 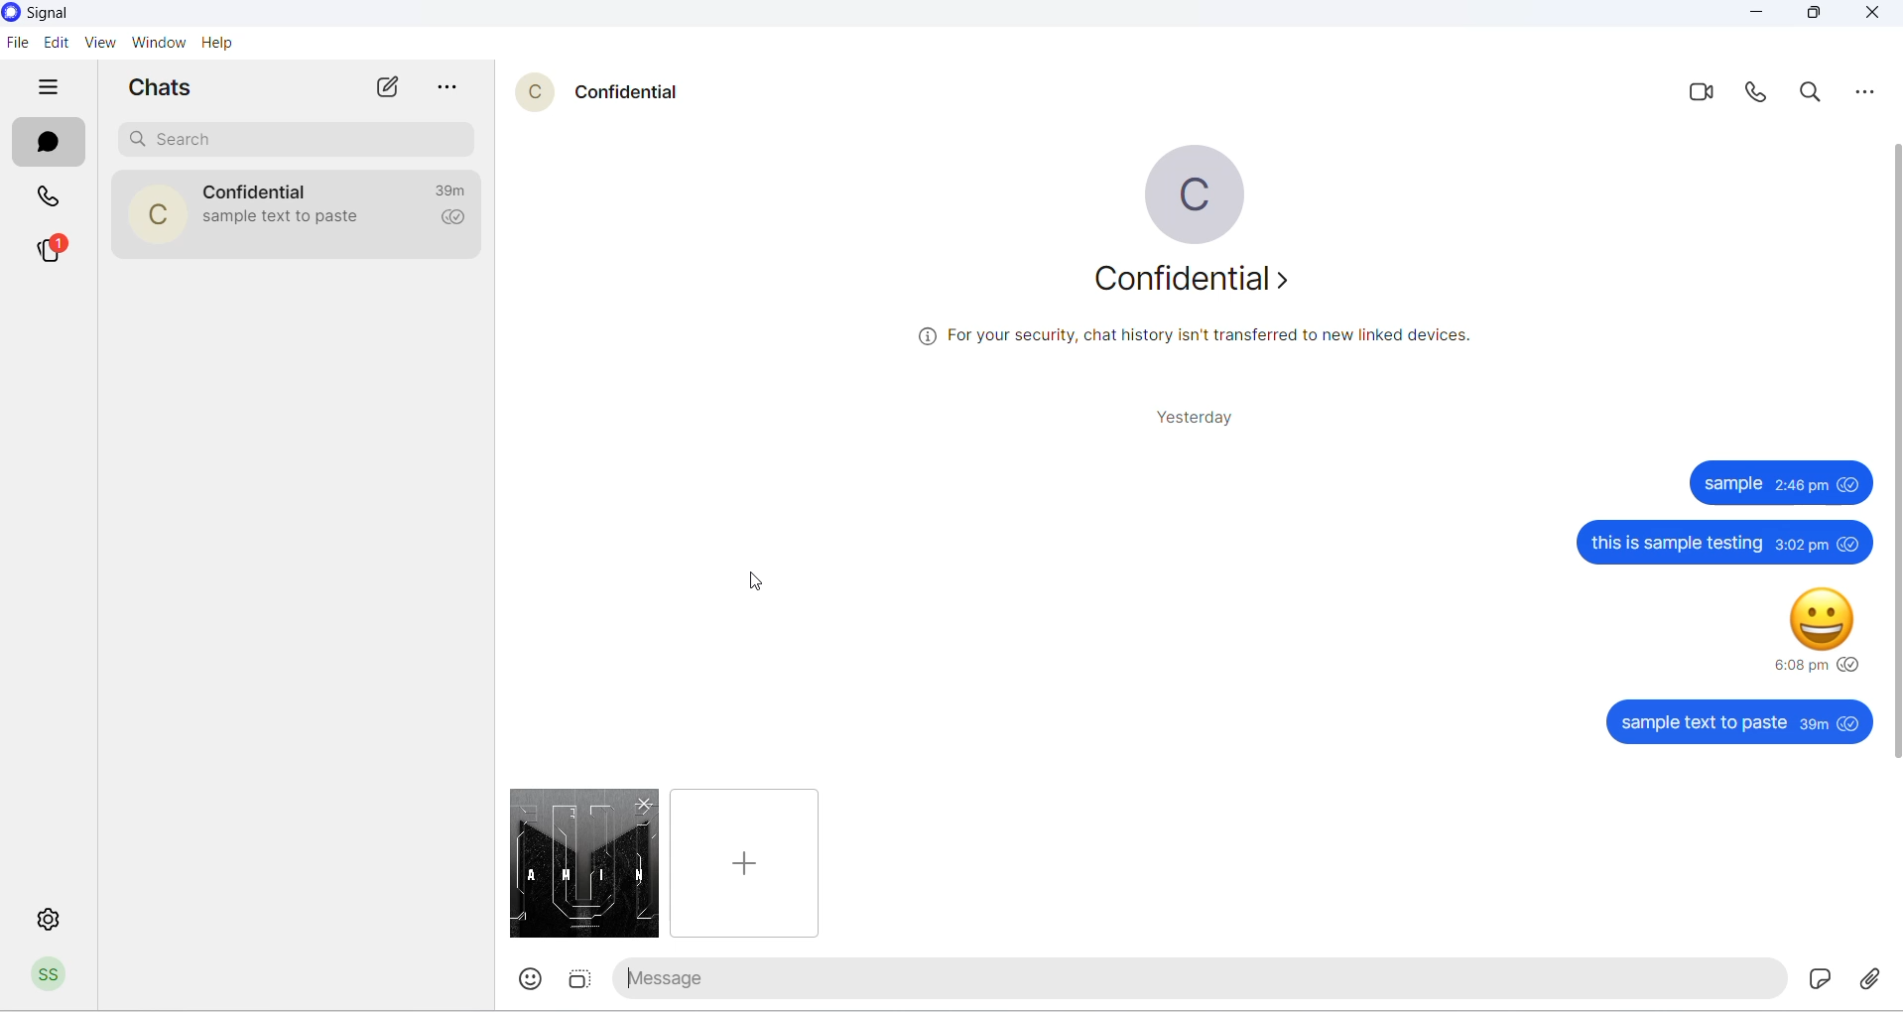 I want to click on chats heading, so click(x=165, y=85).